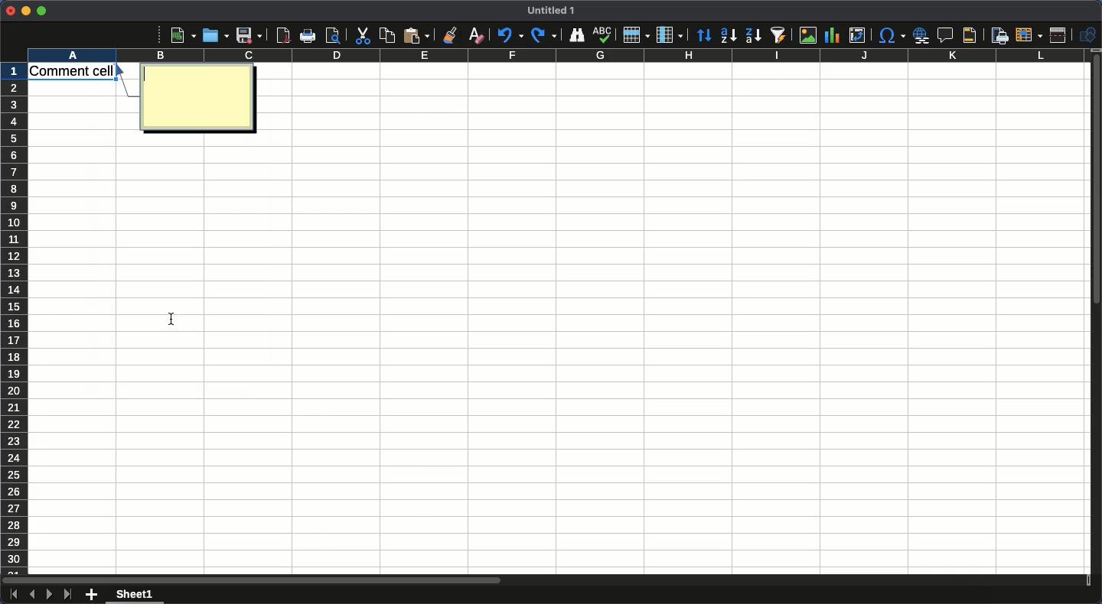  What do you see at coordinates (137, 595) in the screenshot?
I see `Sheet 1` at bounding box center [137, 595].